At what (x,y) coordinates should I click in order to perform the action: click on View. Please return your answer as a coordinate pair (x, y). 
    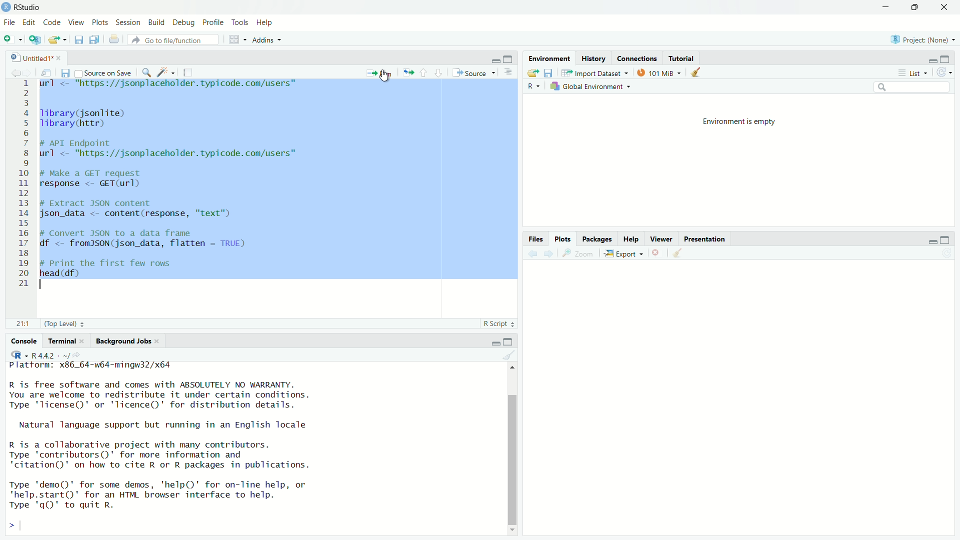
    Looking at the image, I should click on (76, 23).